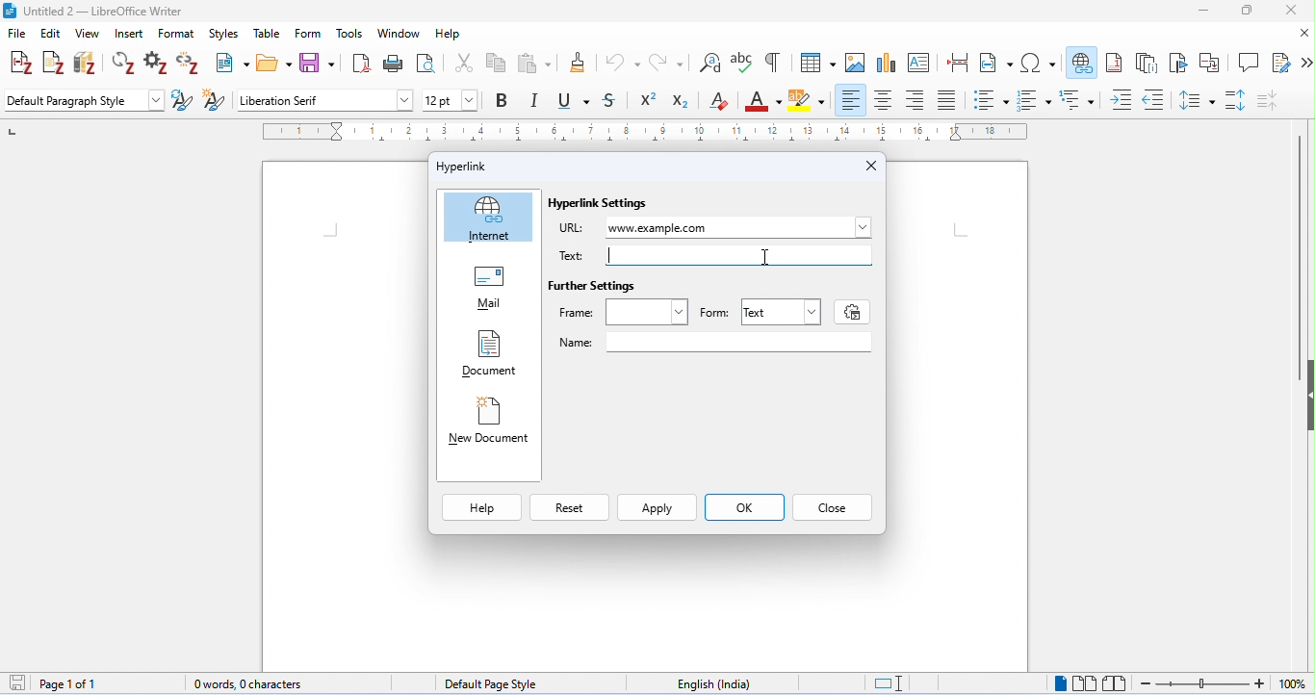 The width and height of the screenshot is (1315, 695). Describe the element at coordinates (489, 284) in the screenshot. I see `Mail` at that location.